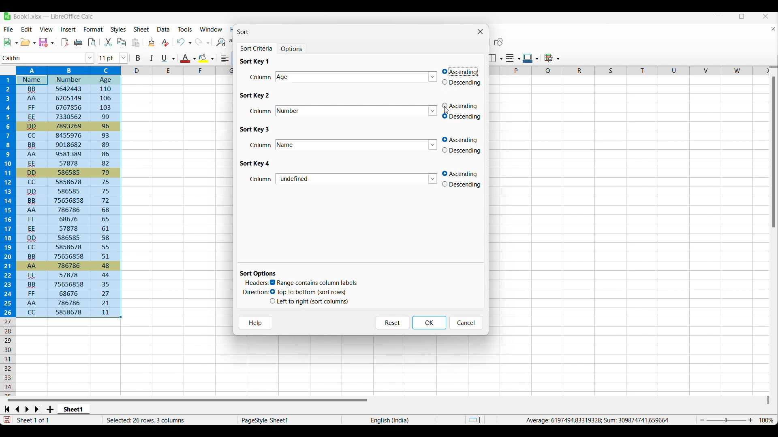 This screenshot has width=778, height=437. What do you see at coordinates (122, 42) in the screenshot?
I see `Copy` at bounding box center [122, 42].